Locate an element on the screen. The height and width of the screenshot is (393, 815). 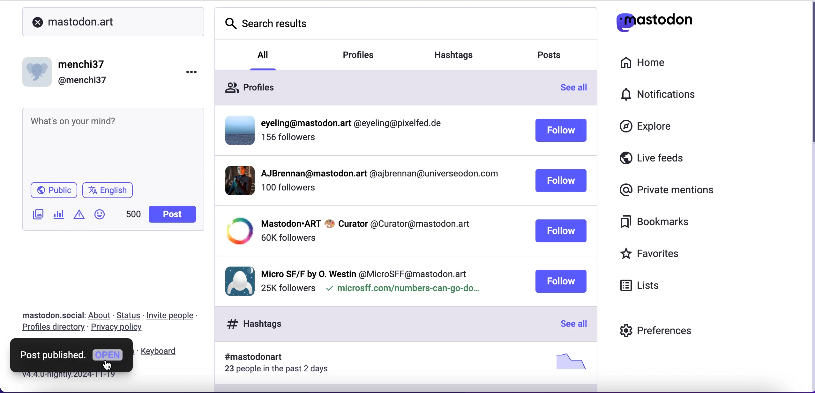
display picture is located at coordinates (237, 231).